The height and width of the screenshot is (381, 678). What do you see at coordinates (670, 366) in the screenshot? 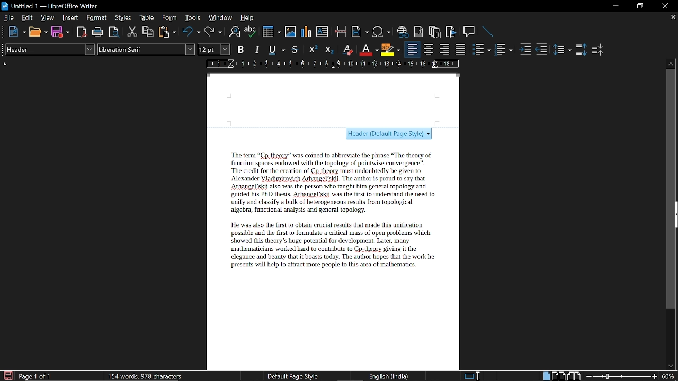
I see `Move down` at bounding box center [670, 366].